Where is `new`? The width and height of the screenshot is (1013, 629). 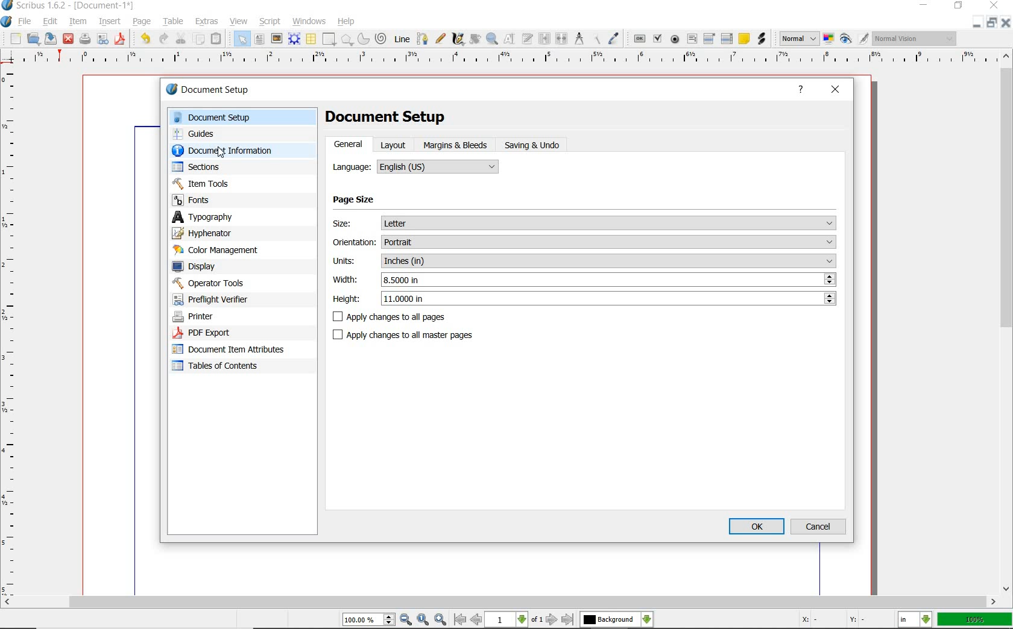 new is located at coordinates (14, 39).